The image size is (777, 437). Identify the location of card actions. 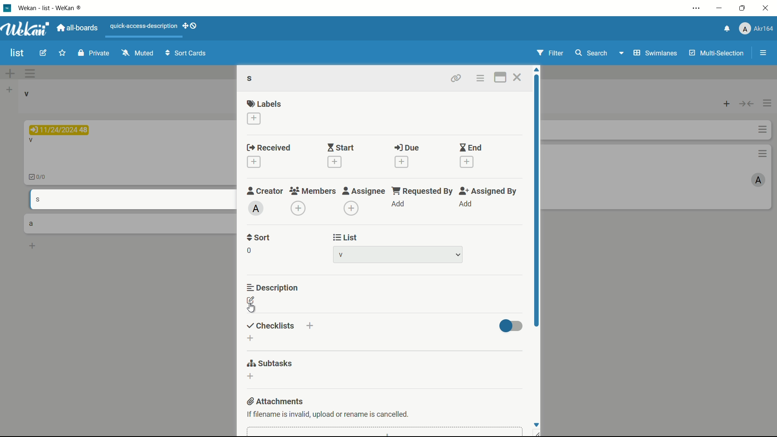
(480, 78).